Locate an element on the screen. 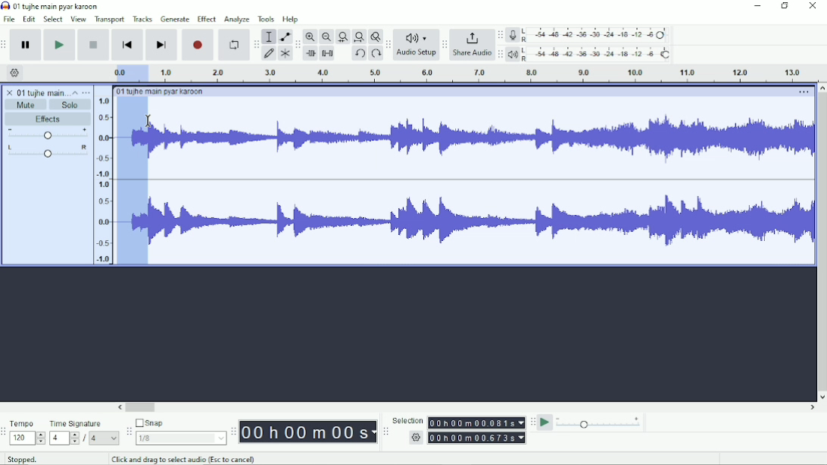 The width and height of the screenshot is (827, 465). Audacity time toolbar is located at coordinates (232, 432).